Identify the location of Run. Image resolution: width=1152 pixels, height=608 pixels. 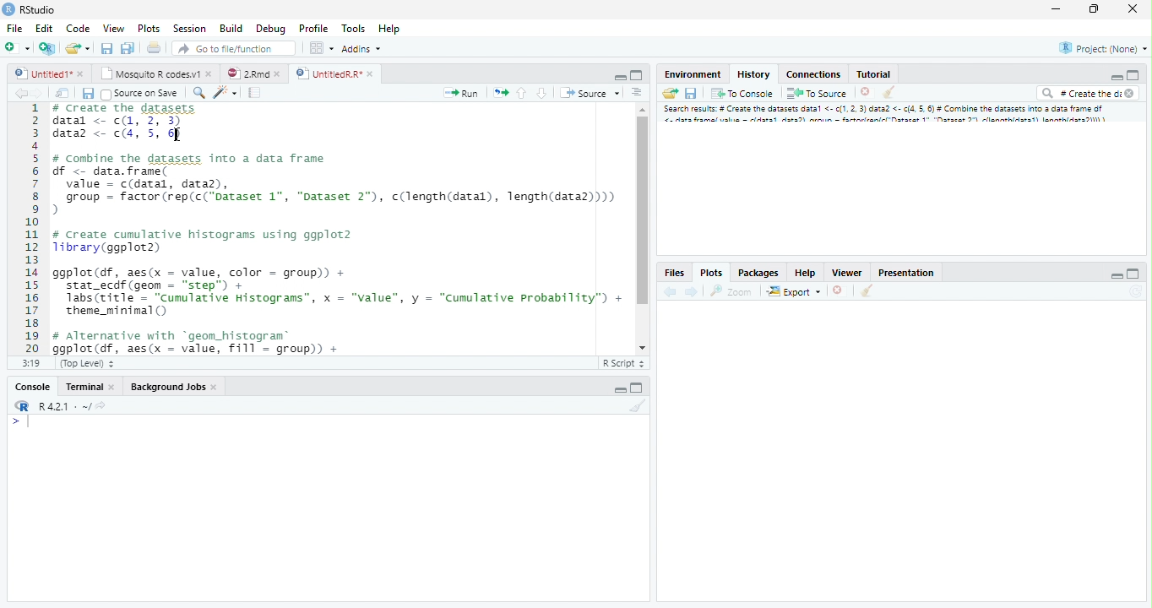
(461, 93).